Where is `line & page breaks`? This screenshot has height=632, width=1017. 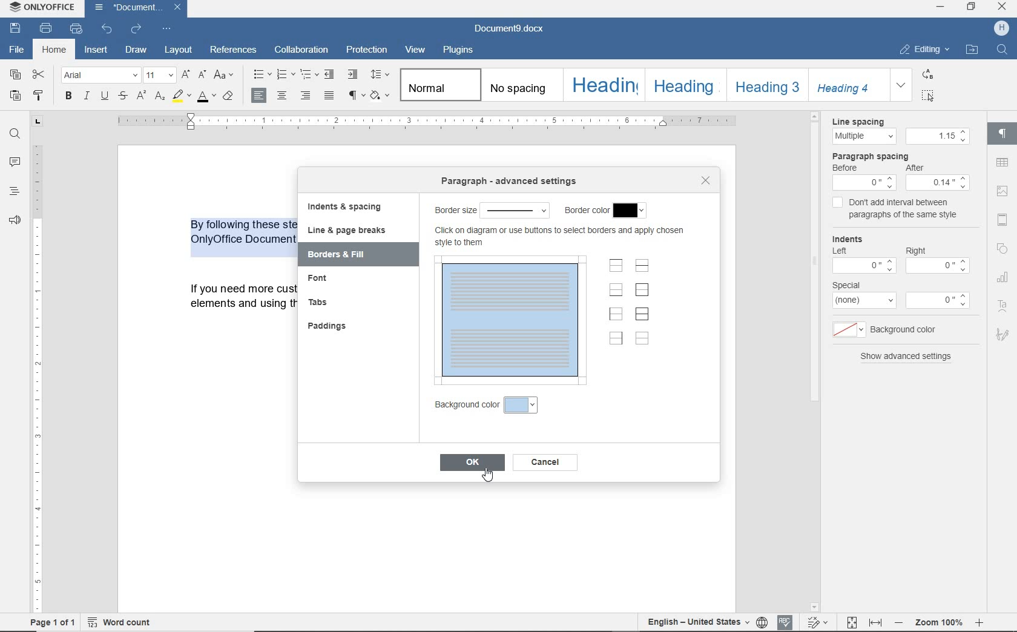 line & page breaks is located at coordinates (351, 231).